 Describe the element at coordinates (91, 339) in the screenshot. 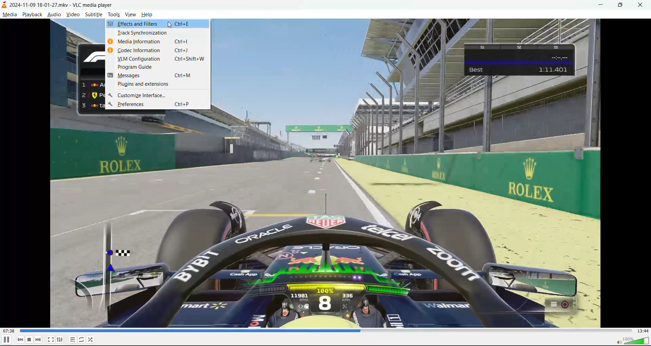

I see `random` at that location.